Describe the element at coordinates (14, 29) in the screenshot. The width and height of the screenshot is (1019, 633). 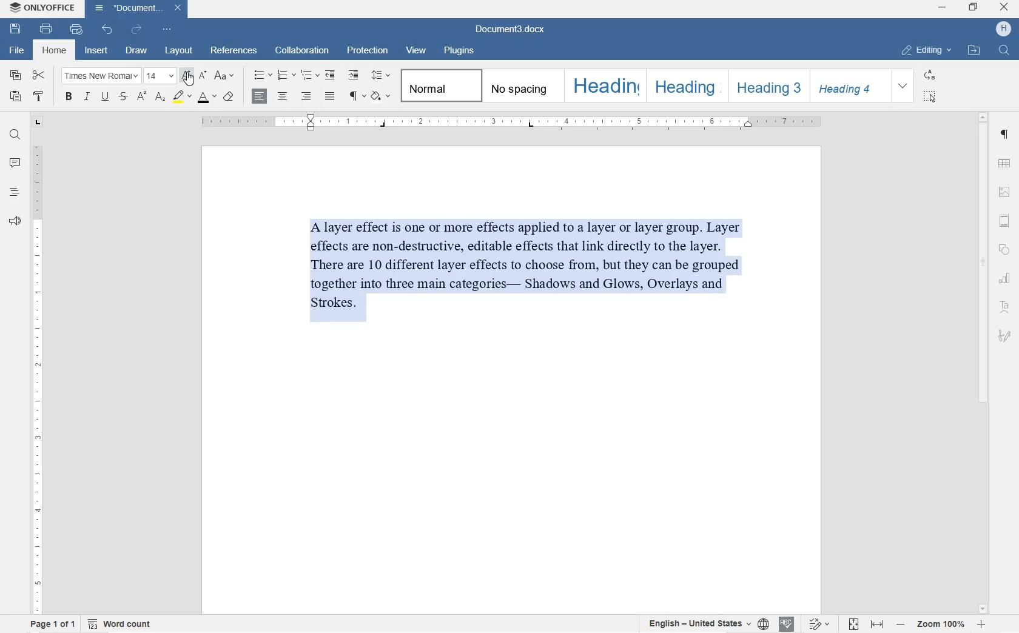
I see `save` at that location.